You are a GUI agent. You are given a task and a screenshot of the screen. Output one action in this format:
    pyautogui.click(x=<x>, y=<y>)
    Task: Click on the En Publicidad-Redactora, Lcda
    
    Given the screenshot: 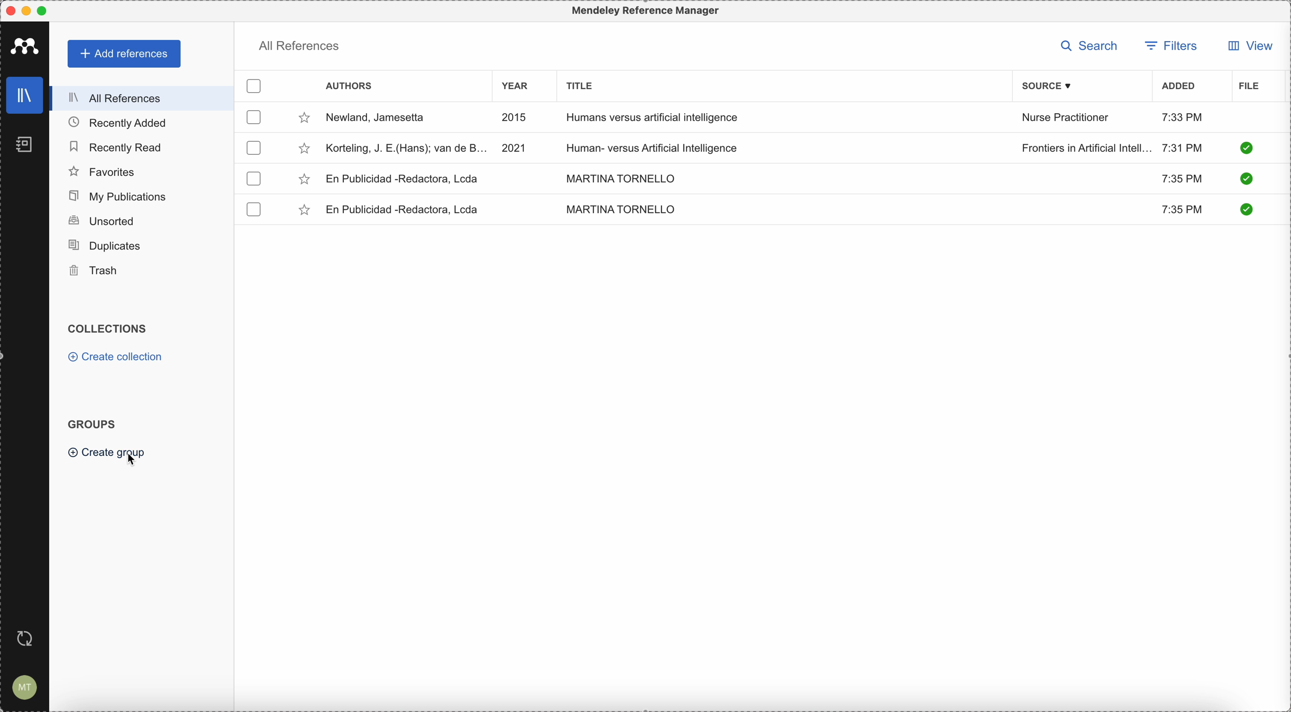 What is the action you would take?
    pyautogui.click(x=406, y=209)
    